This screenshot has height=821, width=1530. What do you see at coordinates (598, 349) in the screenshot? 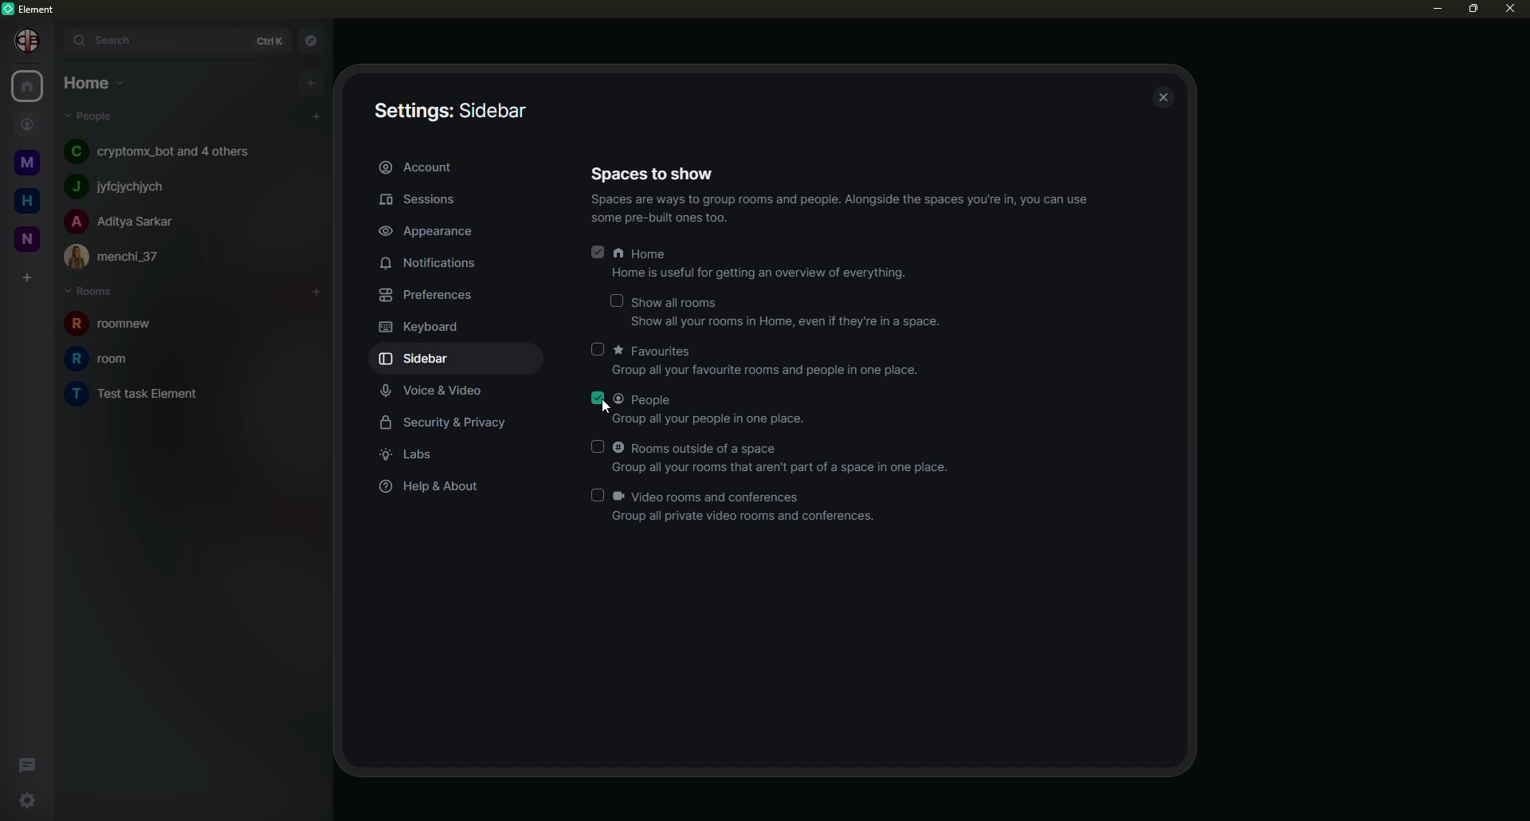
I see `click to enable` at bounding box center [598, 349].